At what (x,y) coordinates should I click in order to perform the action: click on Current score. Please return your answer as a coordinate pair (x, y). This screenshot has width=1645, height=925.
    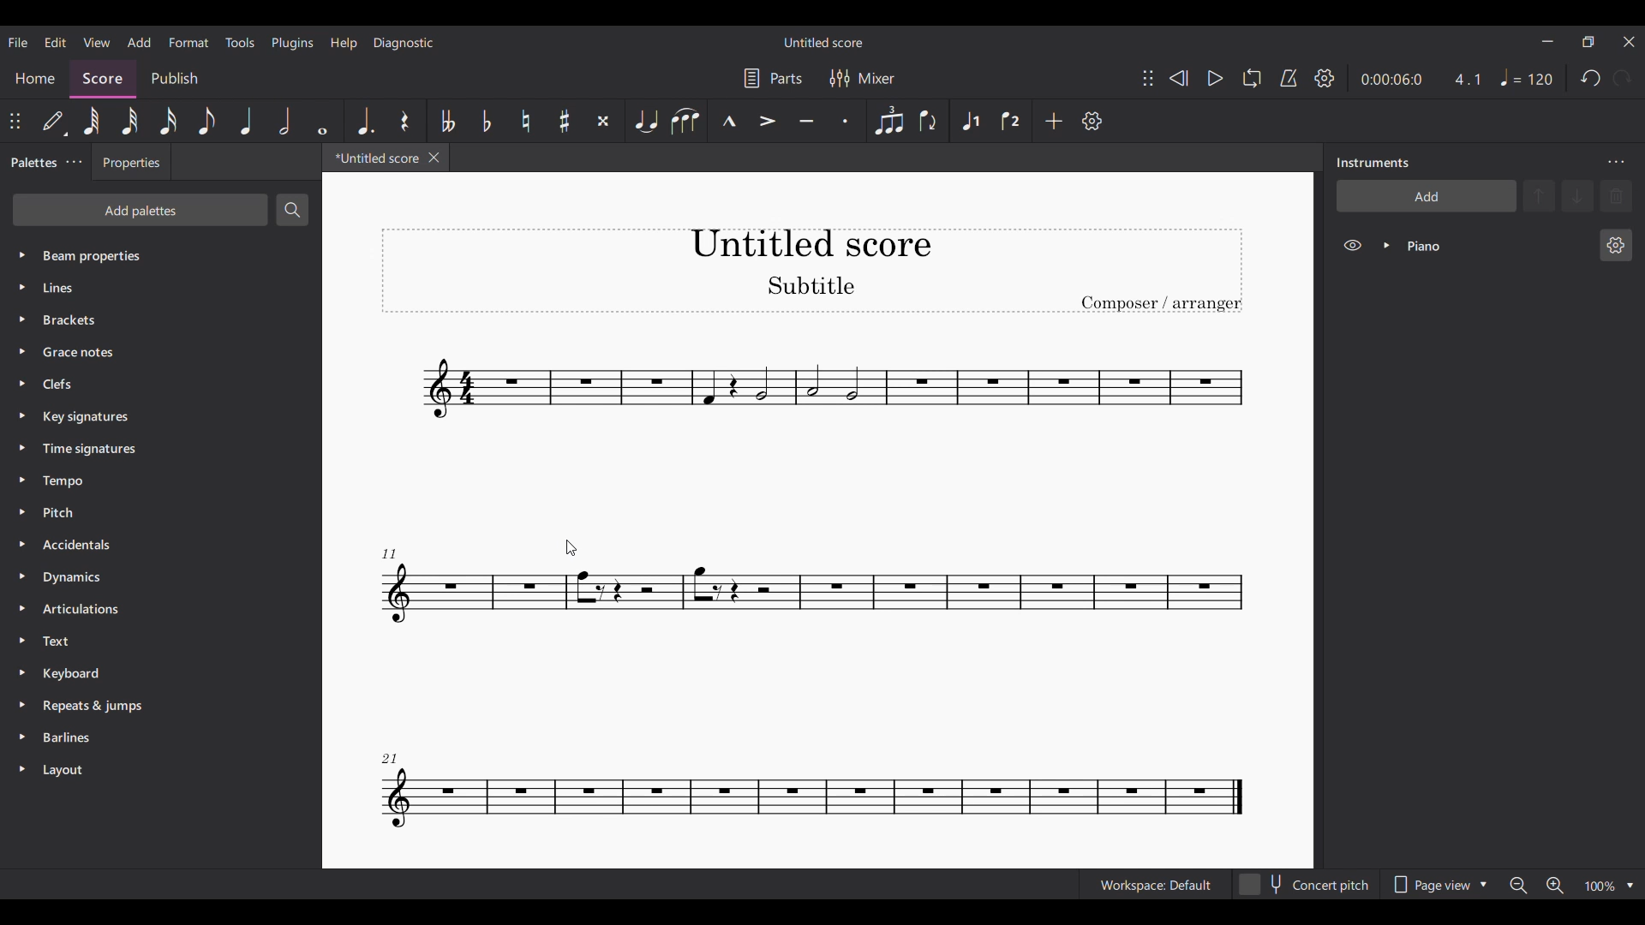
    Looking at the image, I should click on (809, 592).